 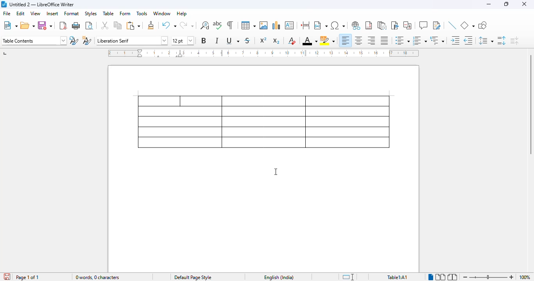 What do you see at coordinates (529, 104) in the screenshot?
I see `vertical scroll bar` at bounding box center [529, 104].